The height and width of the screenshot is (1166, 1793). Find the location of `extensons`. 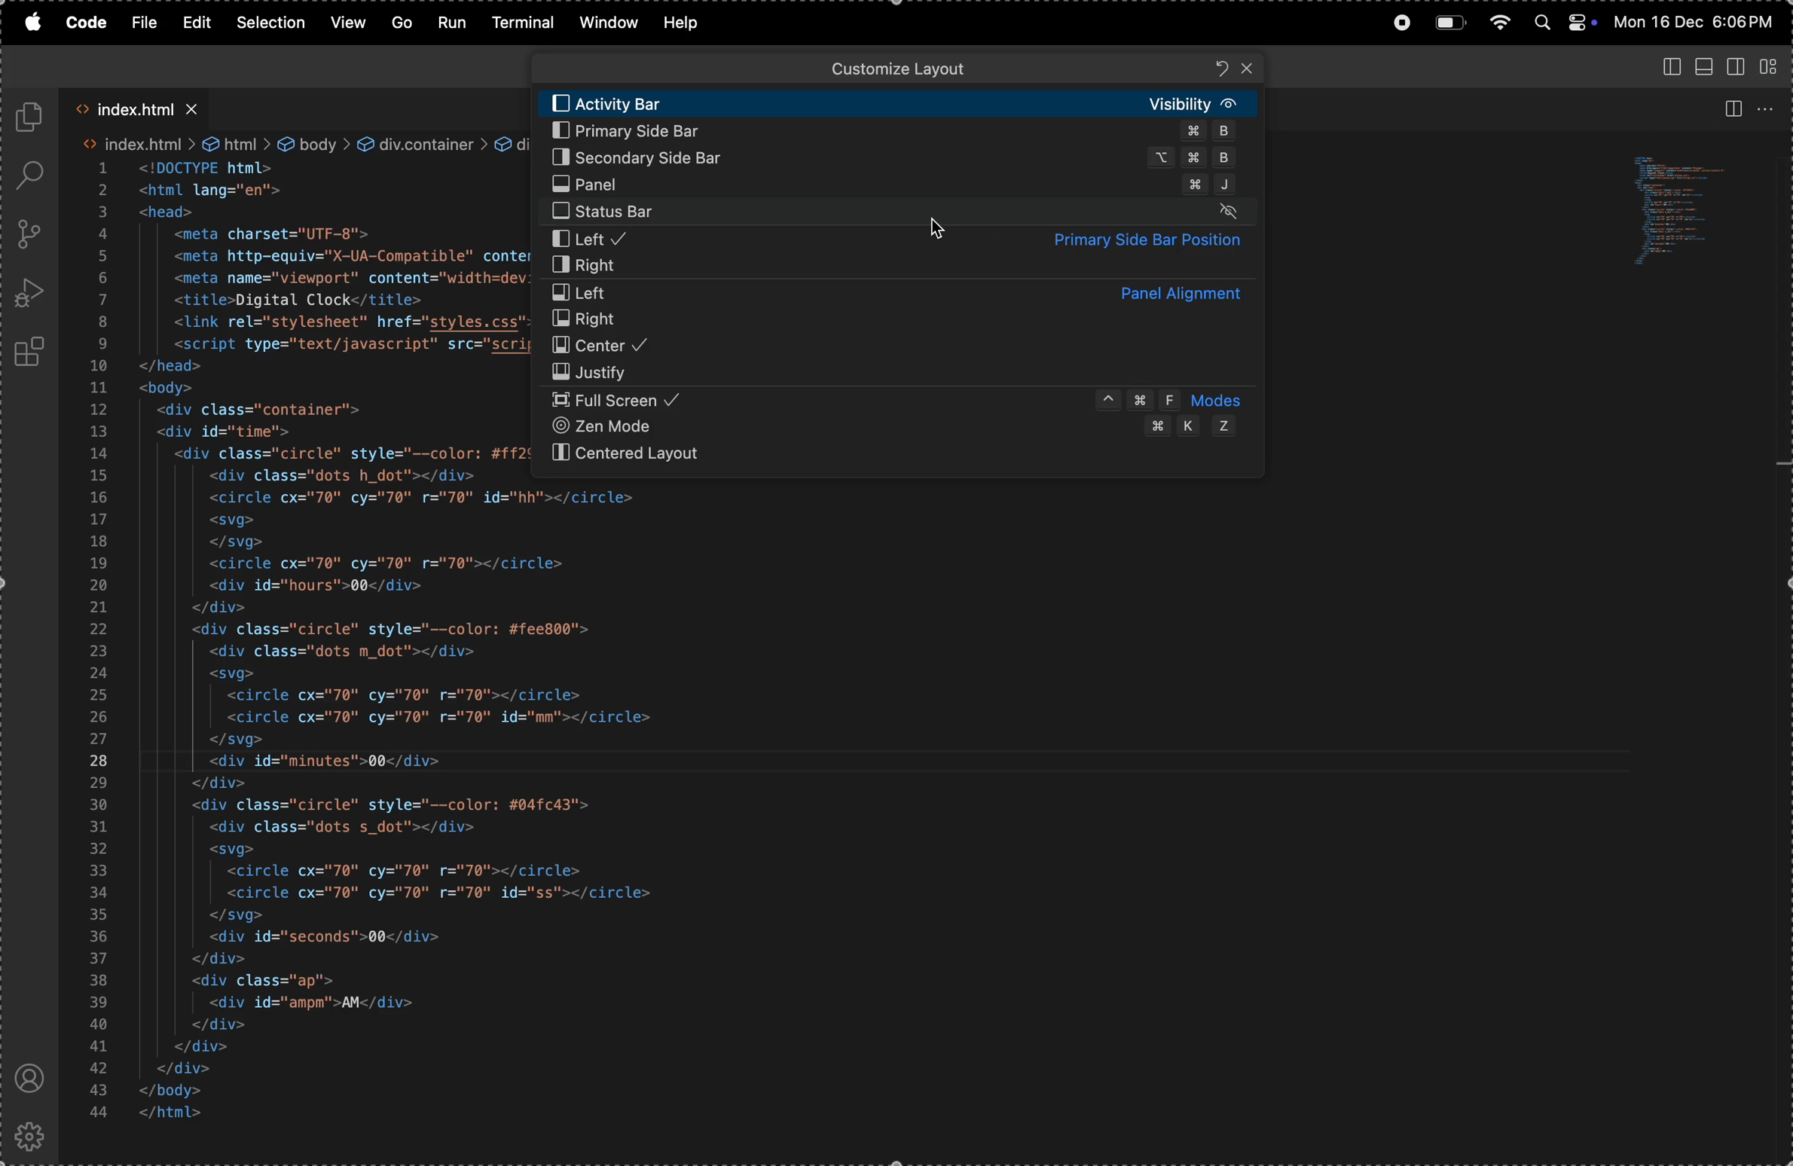

extensons is located at coordinates (32, 356).